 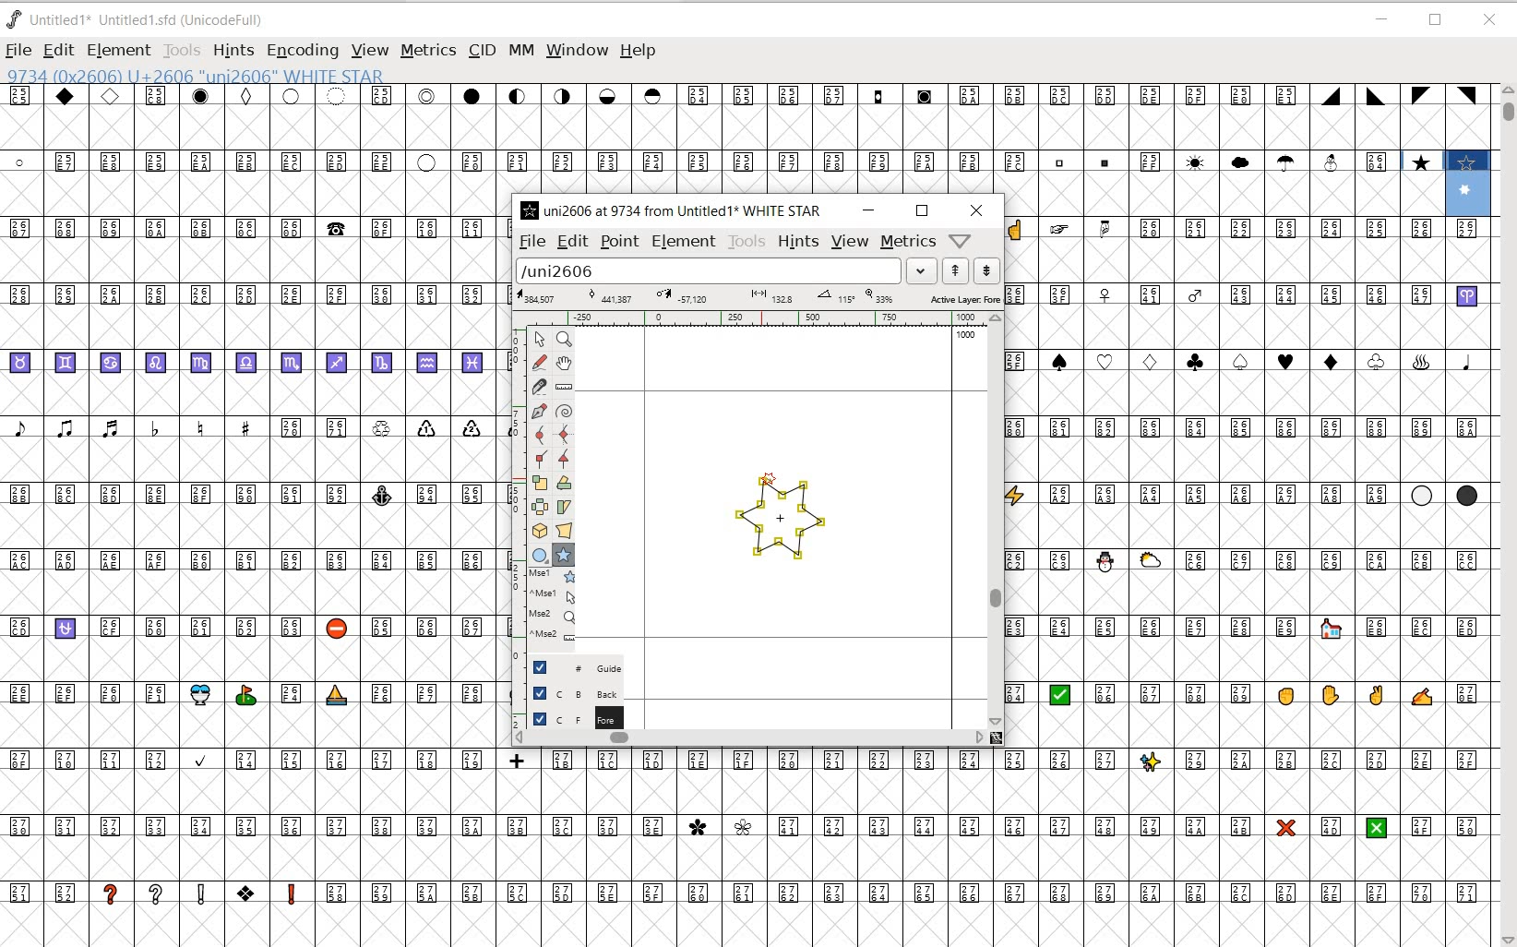 I want to click on TOOLS, so click(x=746, y=243).